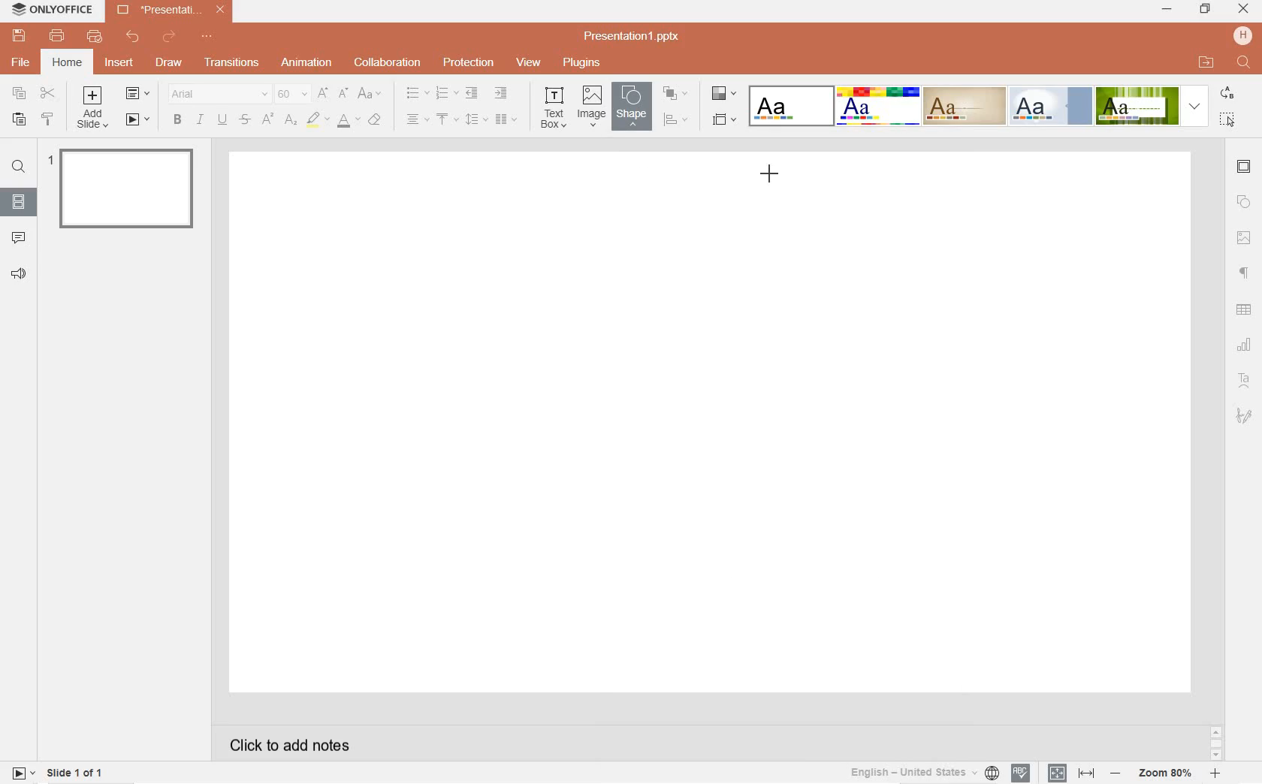 The width and height of the screenshot is (1262, 784). What do you see at coordinates (122, 67) in the screenshot?
I see `insert` at bounding box center [122, 67].